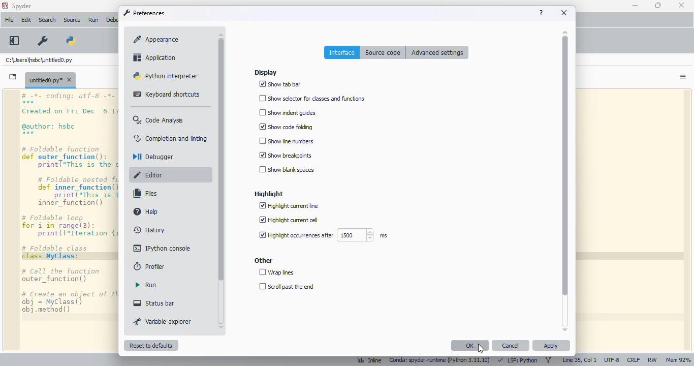 This screenshot has width=694, height=366. I want to click on conda: spyder-runtime (python 3. 11. 10), so click(438, 361).